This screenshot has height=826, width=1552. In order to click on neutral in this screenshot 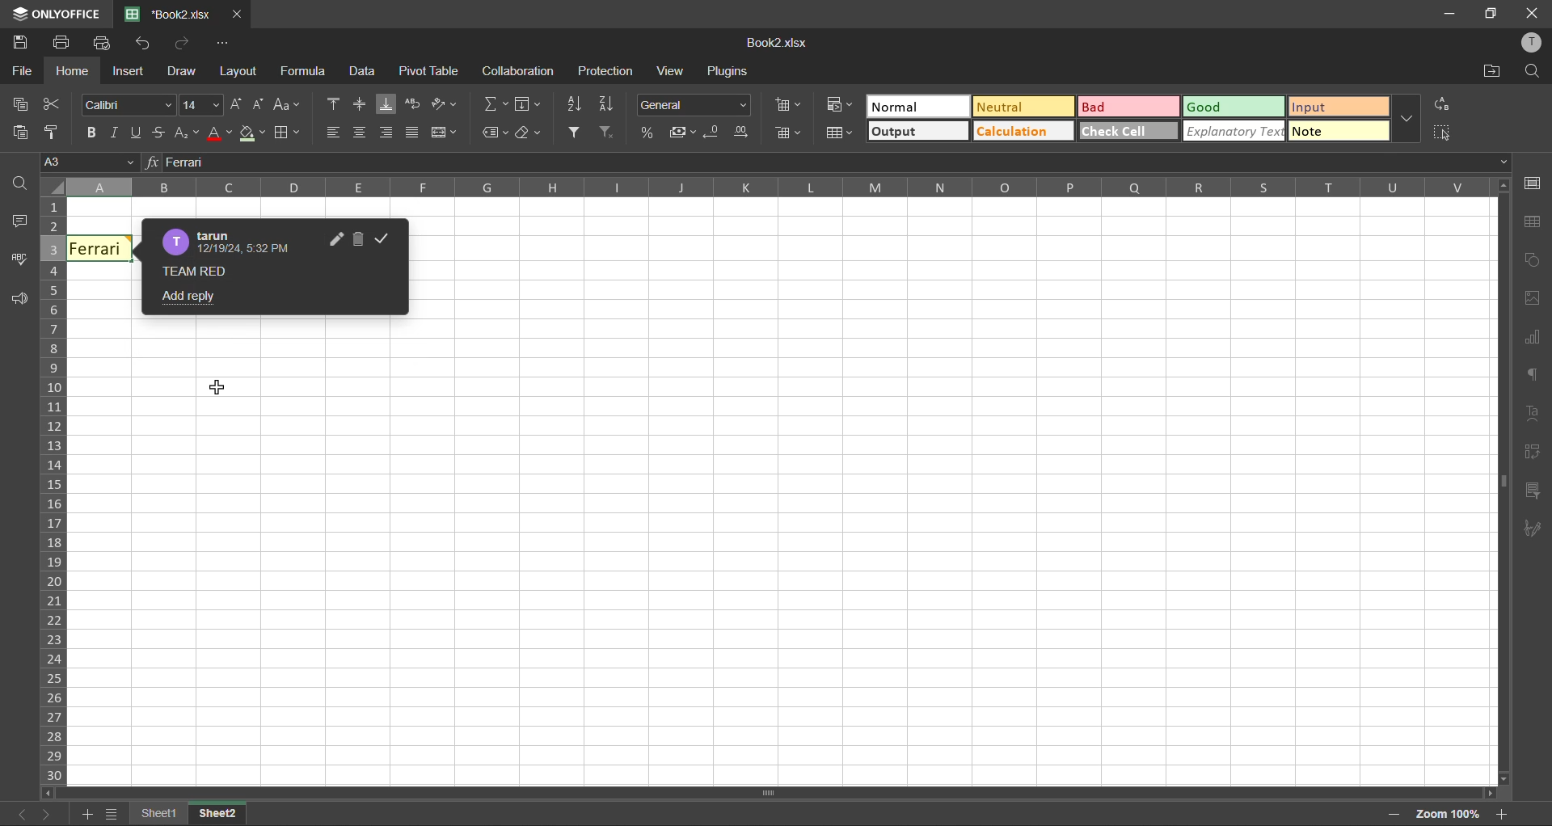, I will do `click(1018, 106)`.